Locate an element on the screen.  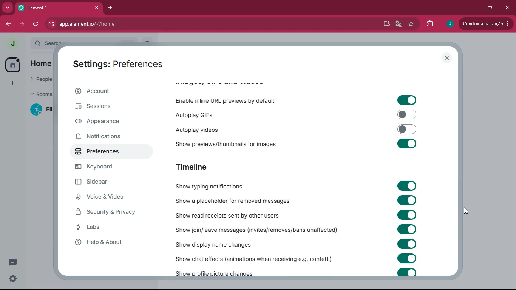
close is located at coordinates (508, 9).